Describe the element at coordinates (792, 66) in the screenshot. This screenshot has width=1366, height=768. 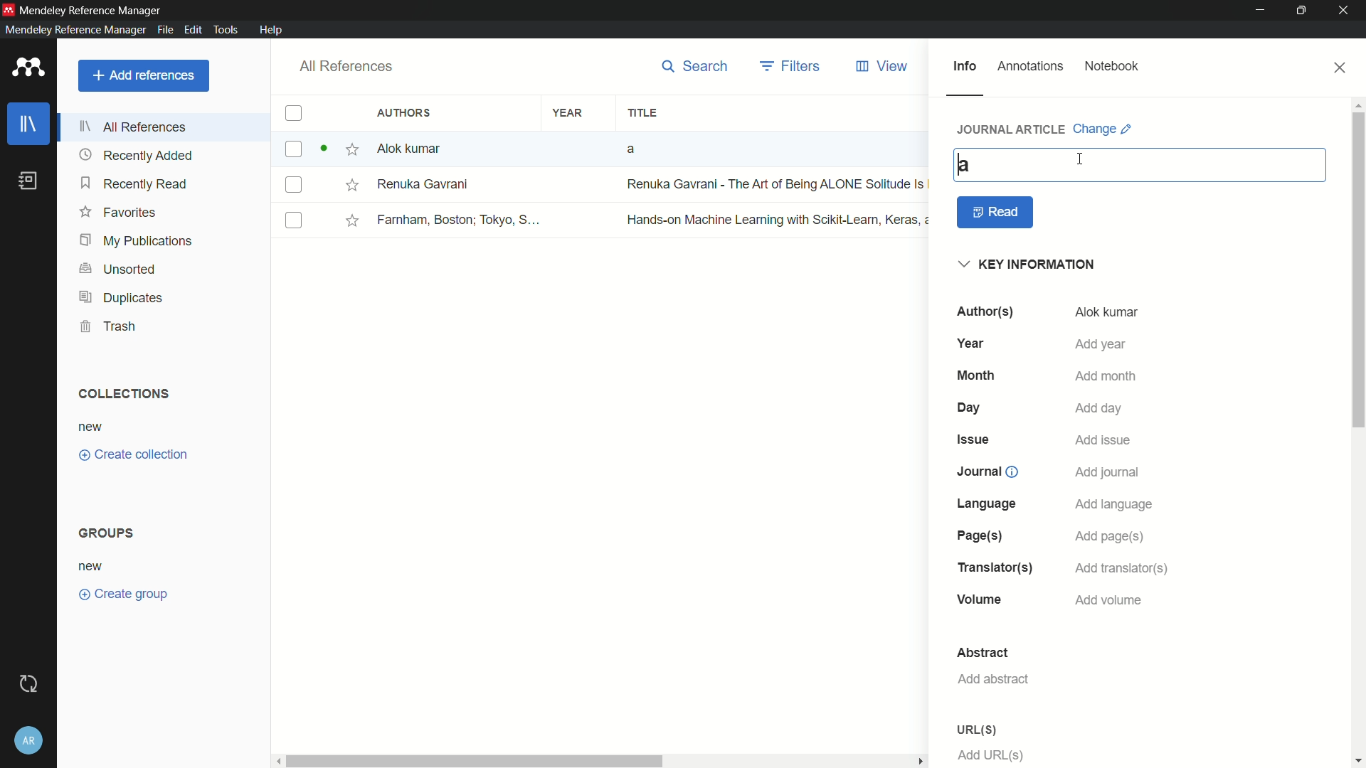
I see `filters` at that location.